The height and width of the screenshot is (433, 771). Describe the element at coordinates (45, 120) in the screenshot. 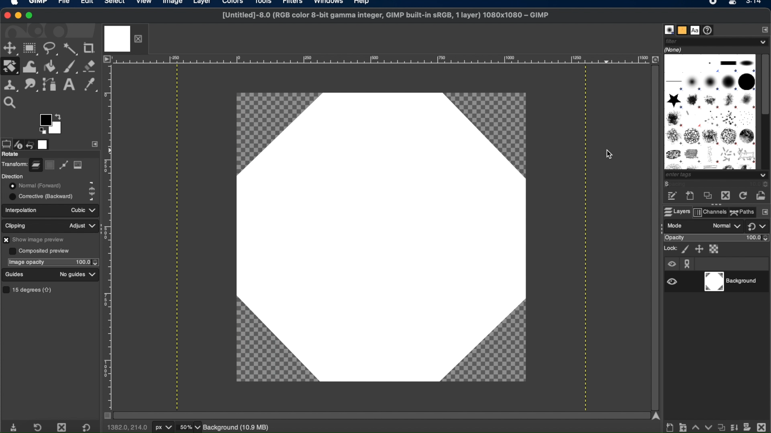

I see `active foreground color` at that location.